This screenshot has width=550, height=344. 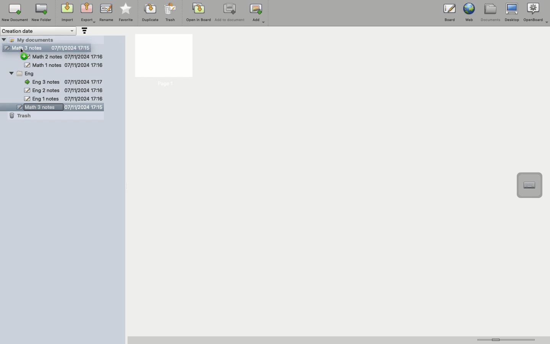 What do you see at coordinates (15, 13) in the screenshot?
I see `New document` at bounding box center [15, 13].